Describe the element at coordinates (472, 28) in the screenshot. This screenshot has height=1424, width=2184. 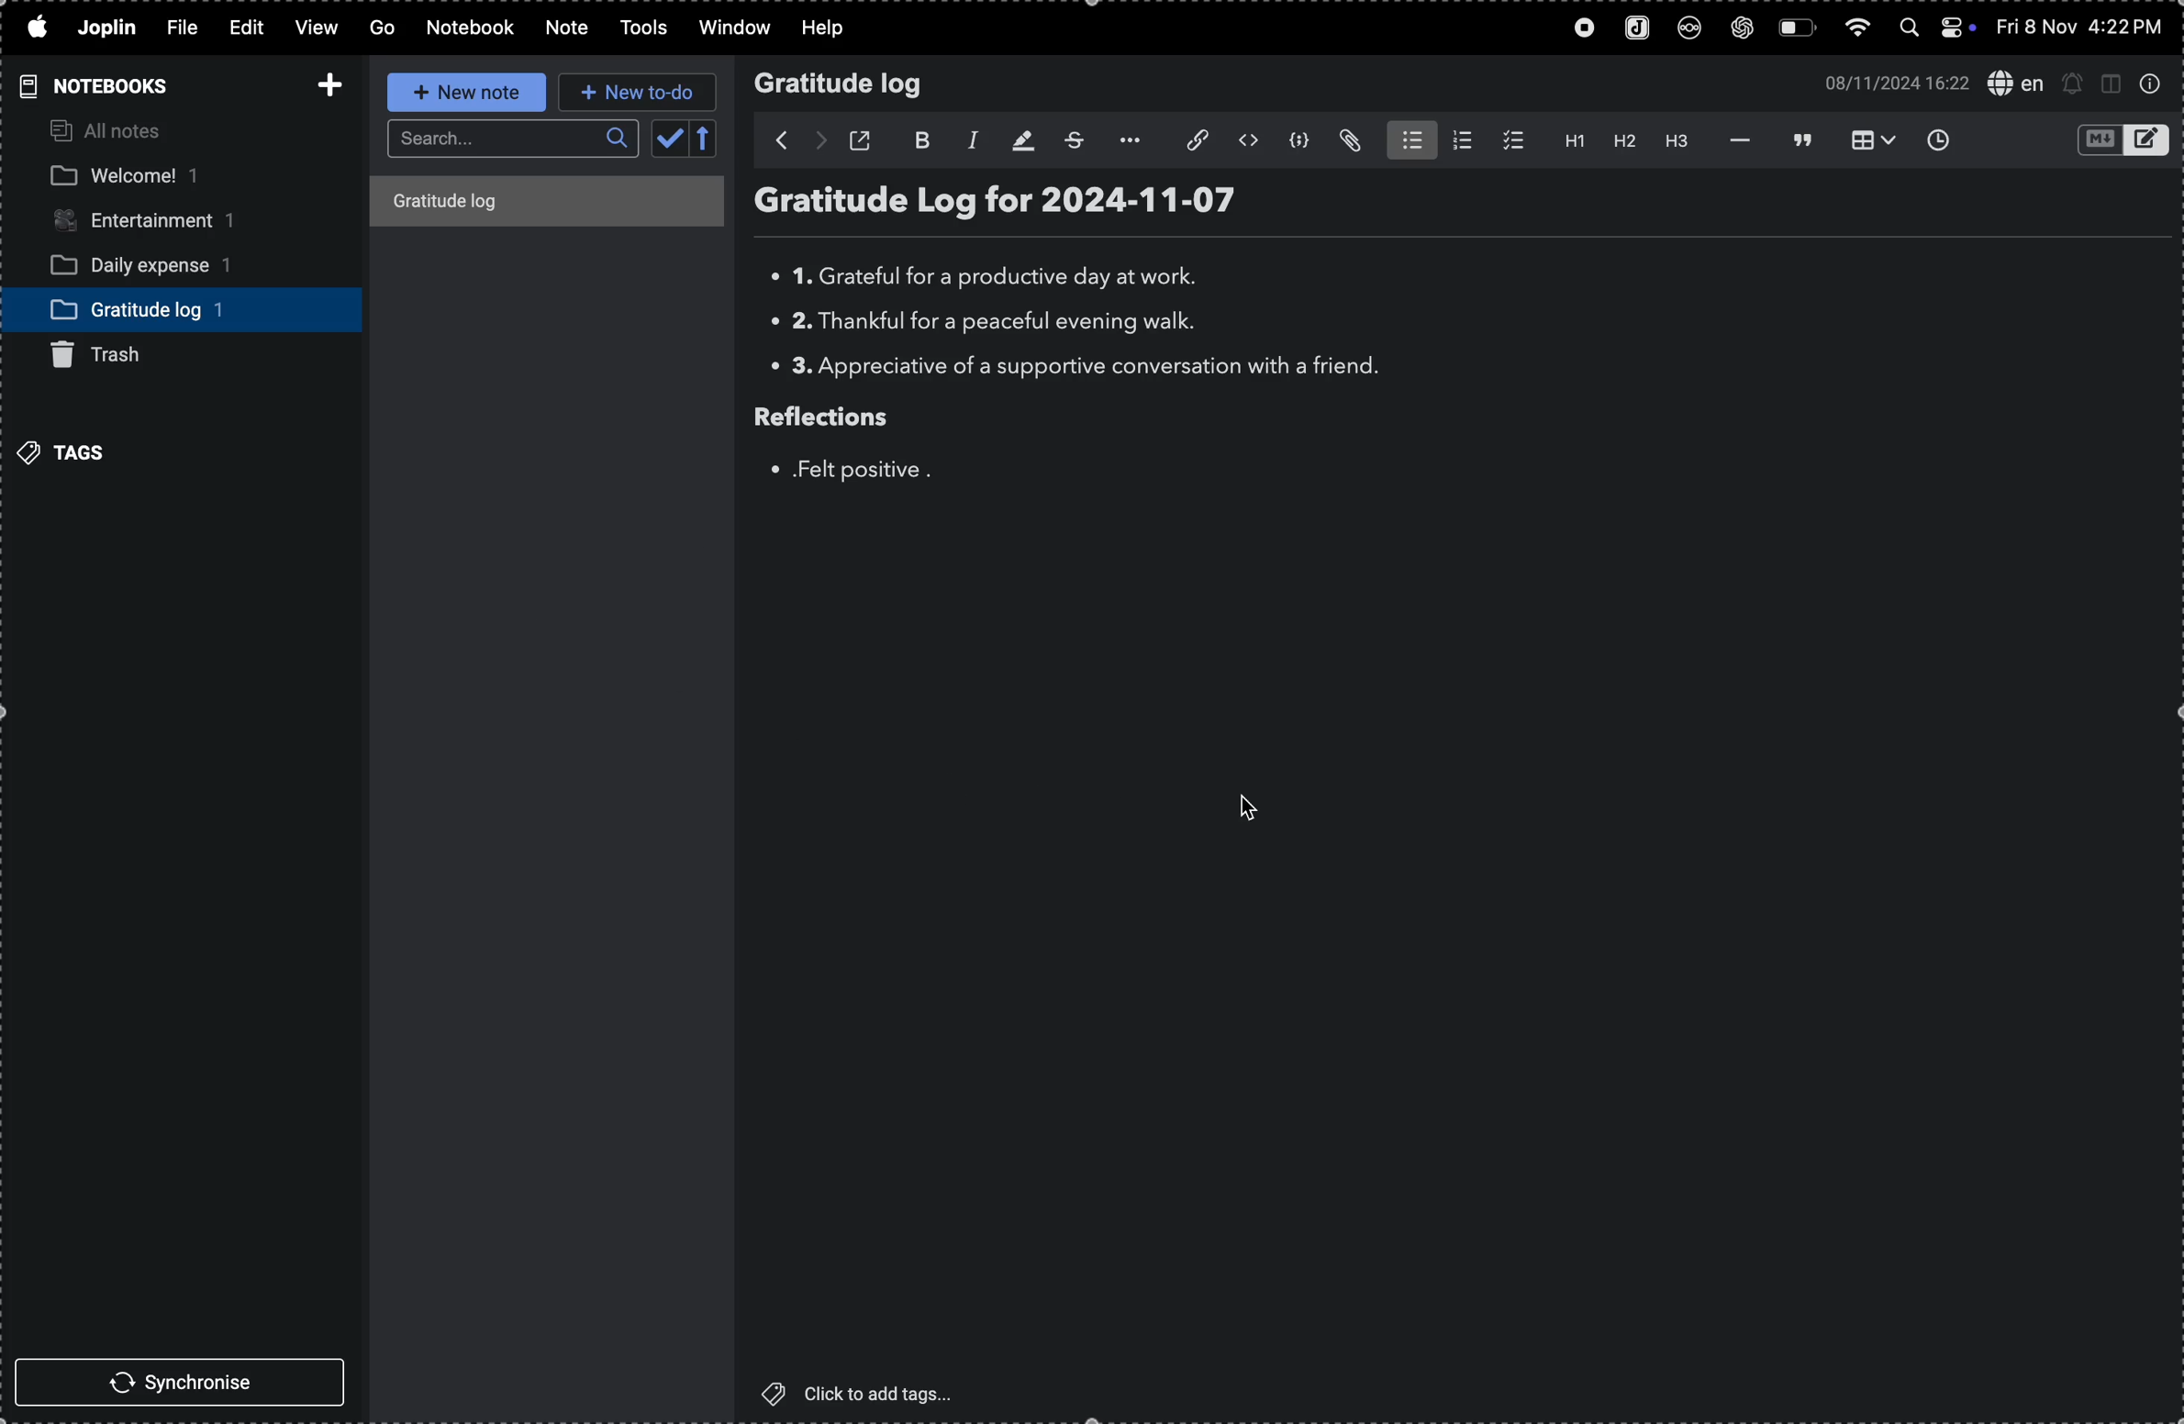
I see `notebook` at that location.